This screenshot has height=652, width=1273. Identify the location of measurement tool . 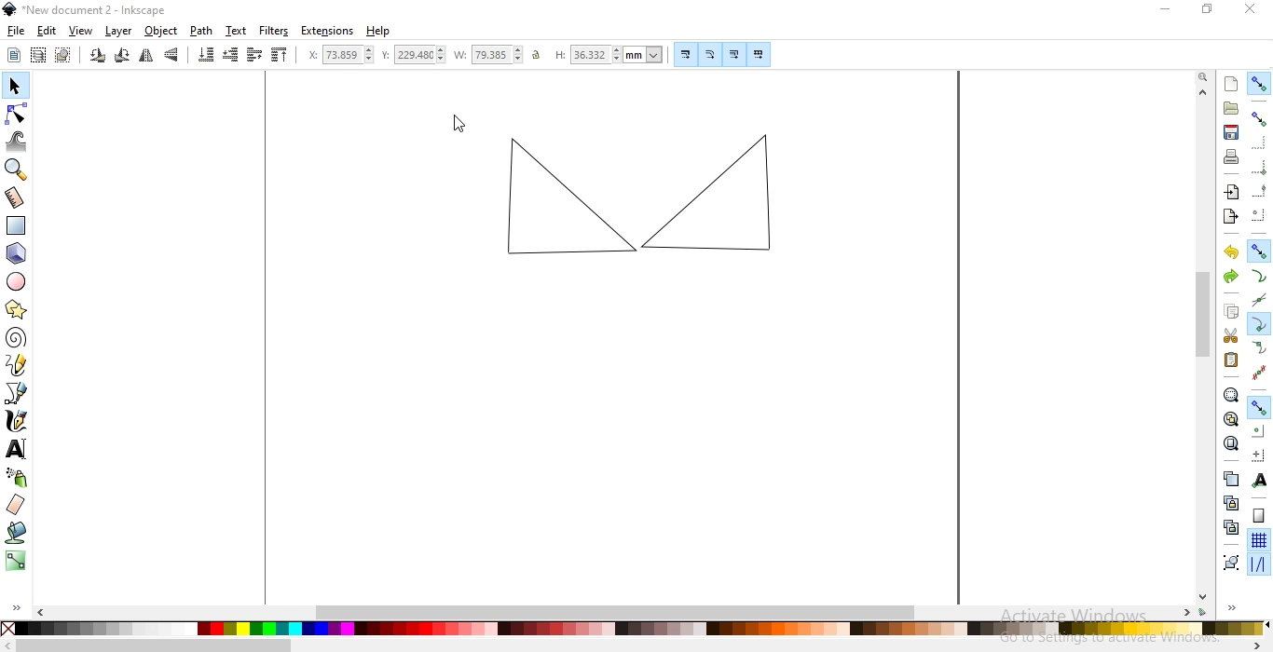
(15, 197).